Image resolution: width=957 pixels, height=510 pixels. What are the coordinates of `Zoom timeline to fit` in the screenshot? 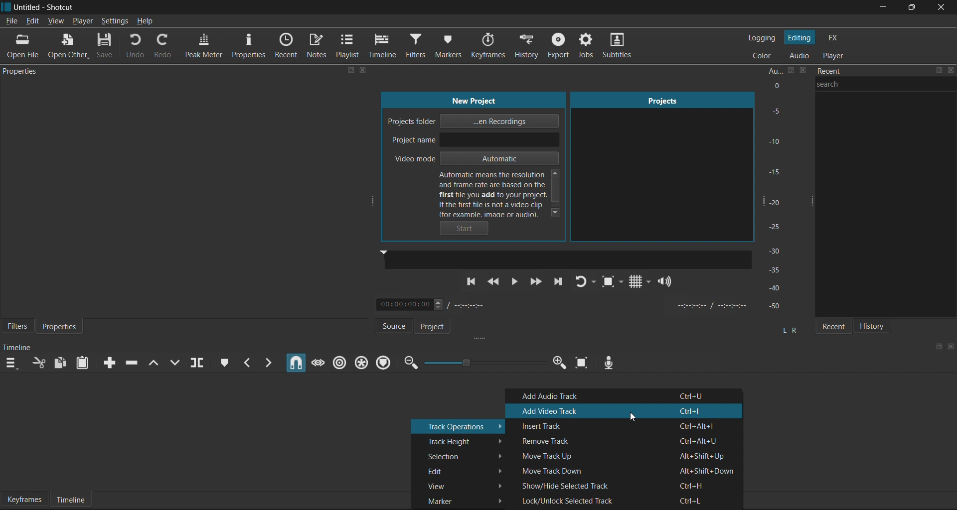 It's located at (581, 366).